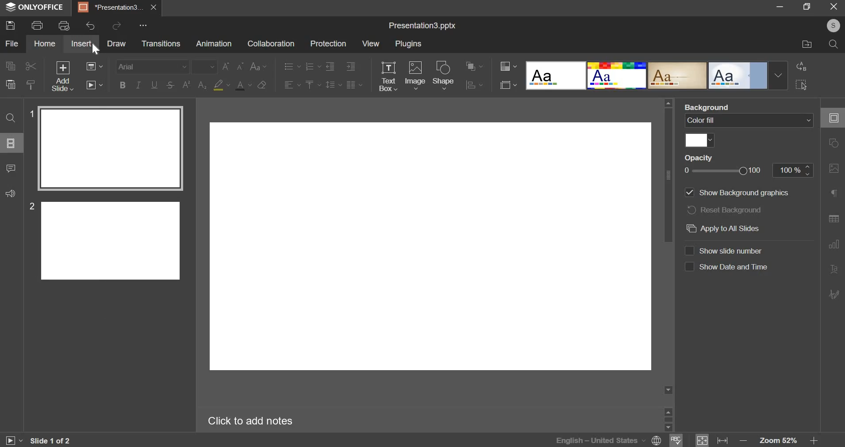 This screenshot has width=845, height=447. Describe the element at coordinates (258, 66) in the screenshot. I see `change case` at that location.